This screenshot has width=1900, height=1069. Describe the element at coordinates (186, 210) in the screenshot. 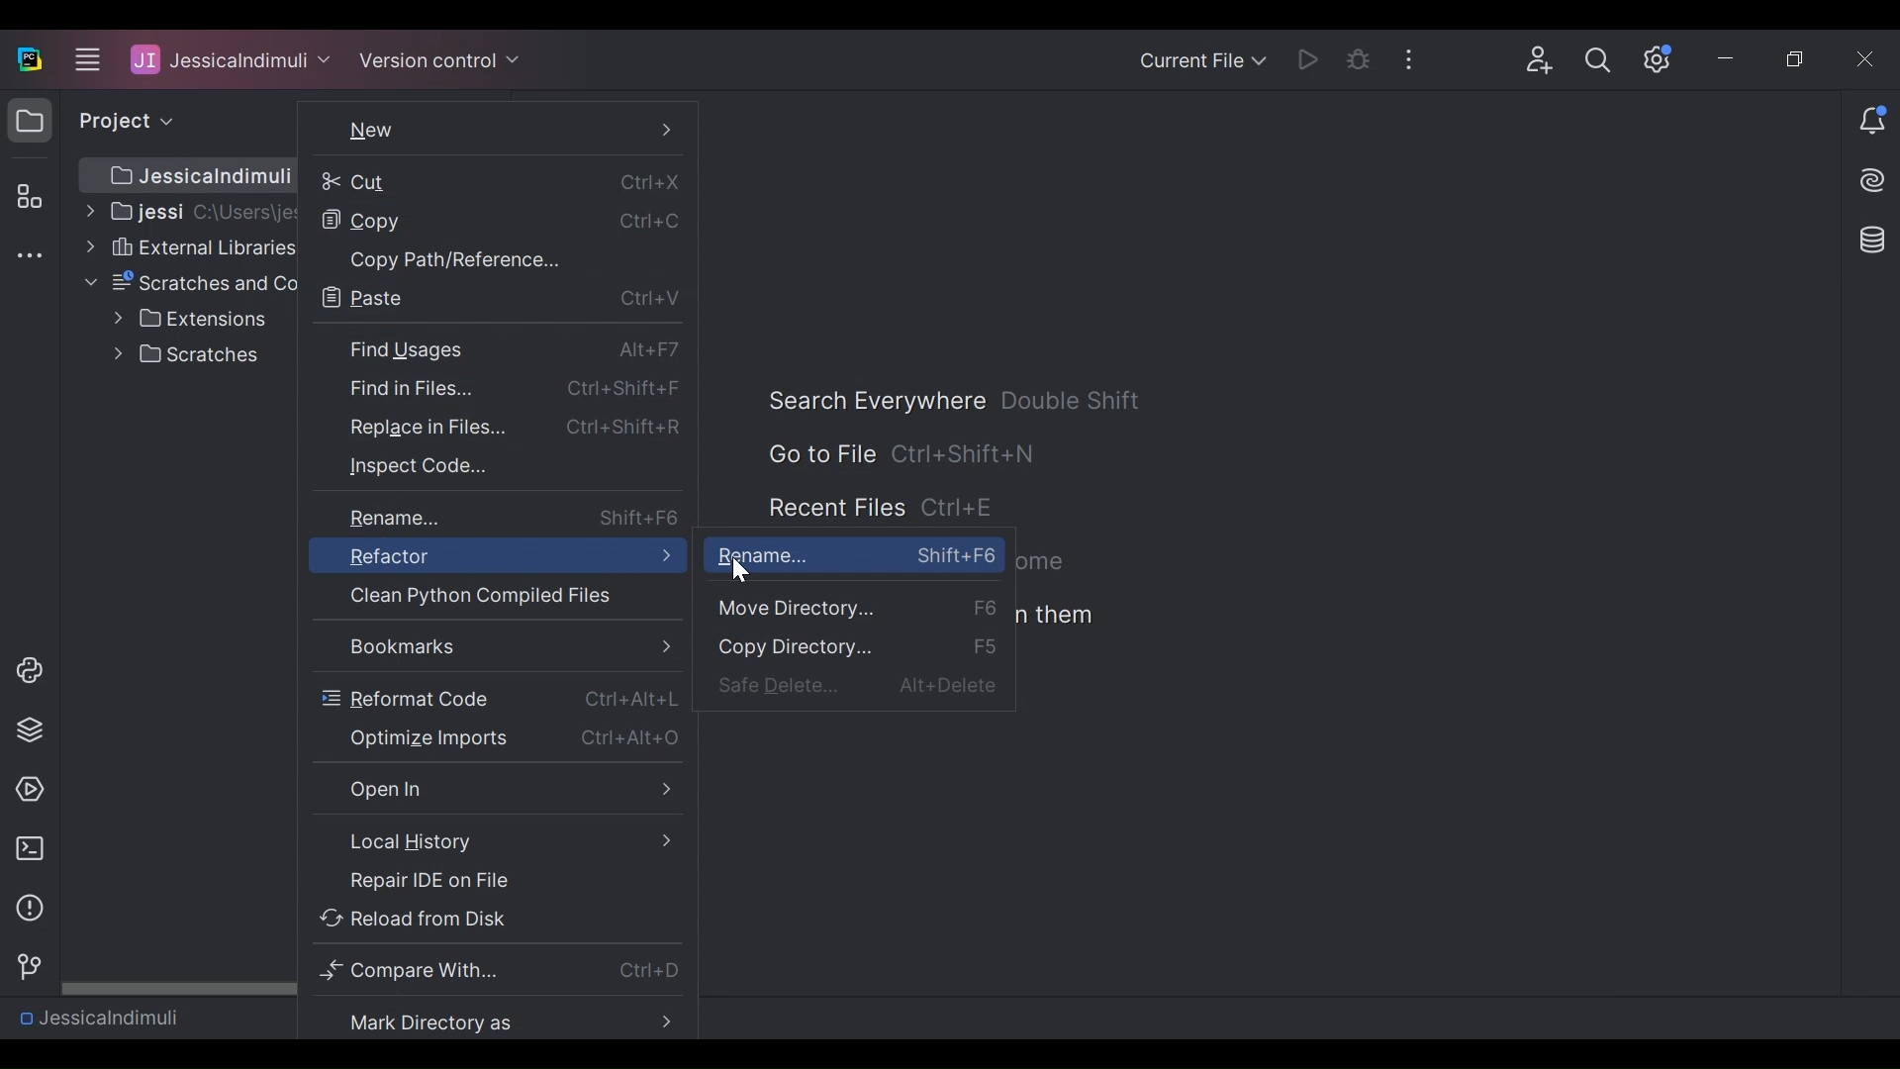

I see `Project Directory` at that location.